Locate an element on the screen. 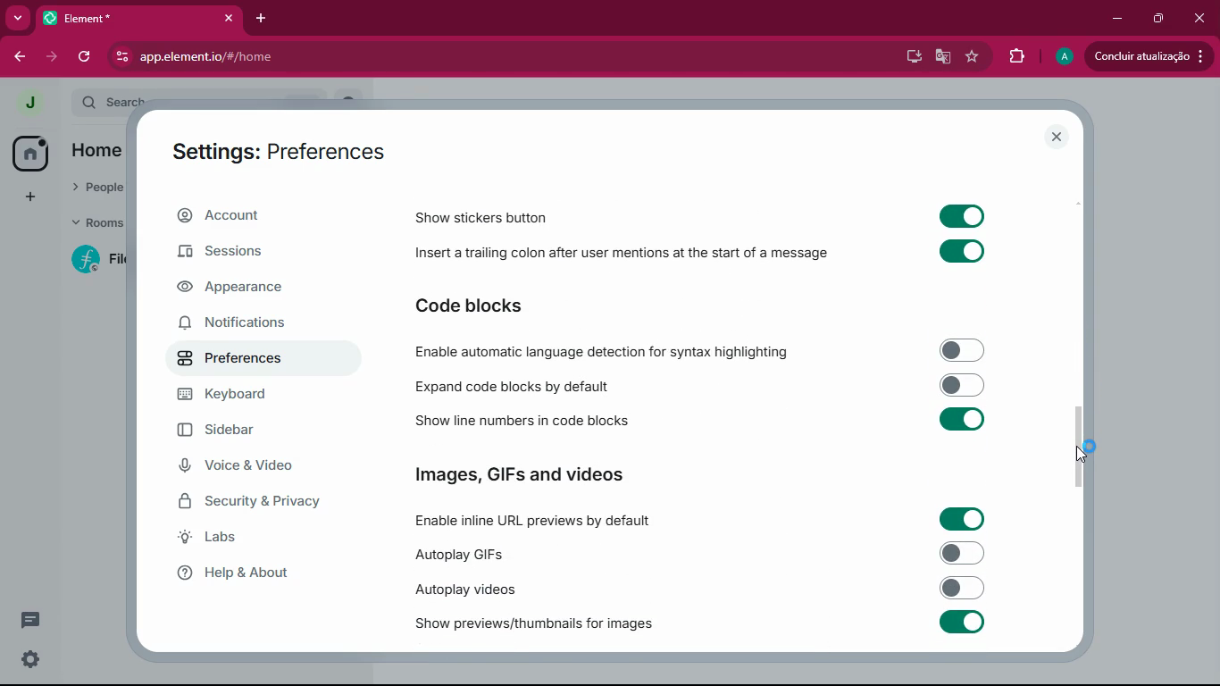 This screenshot has height=686, width=1220. Code blocks is located at coordinates (497, 305).